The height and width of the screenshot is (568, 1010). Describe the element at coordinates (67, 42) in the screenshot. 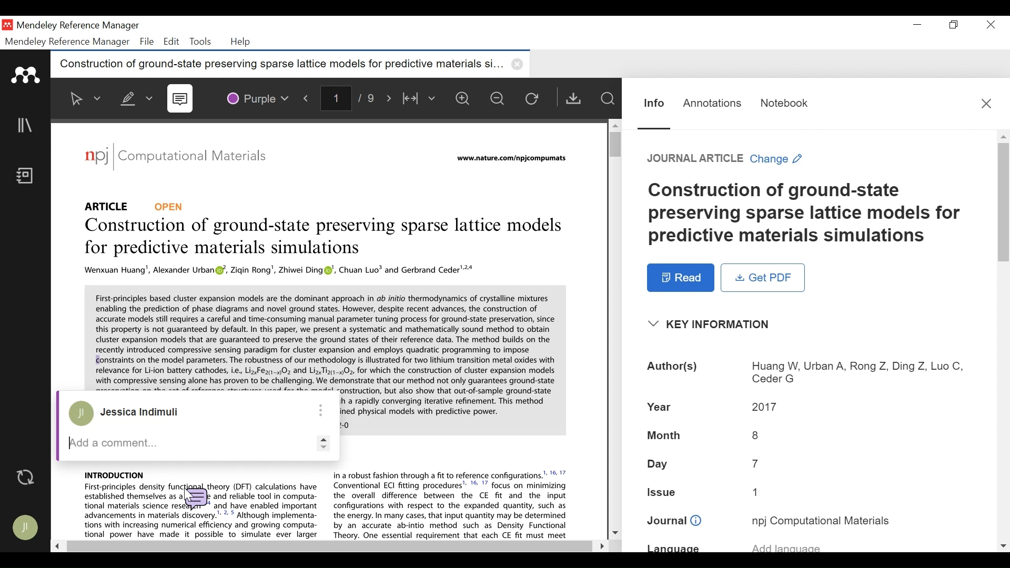

I see `Mendeley Reference Manager` at that location.